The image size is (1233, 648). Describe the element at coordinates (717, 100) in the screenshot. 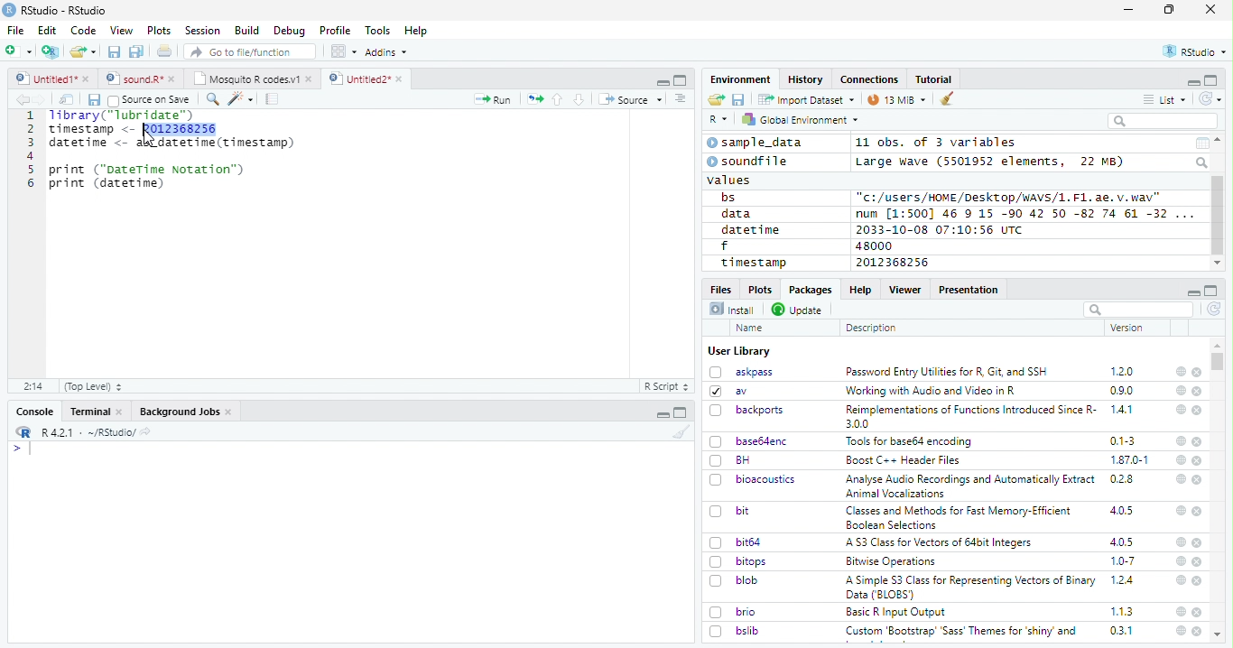

I see `Load workspace` at that location.